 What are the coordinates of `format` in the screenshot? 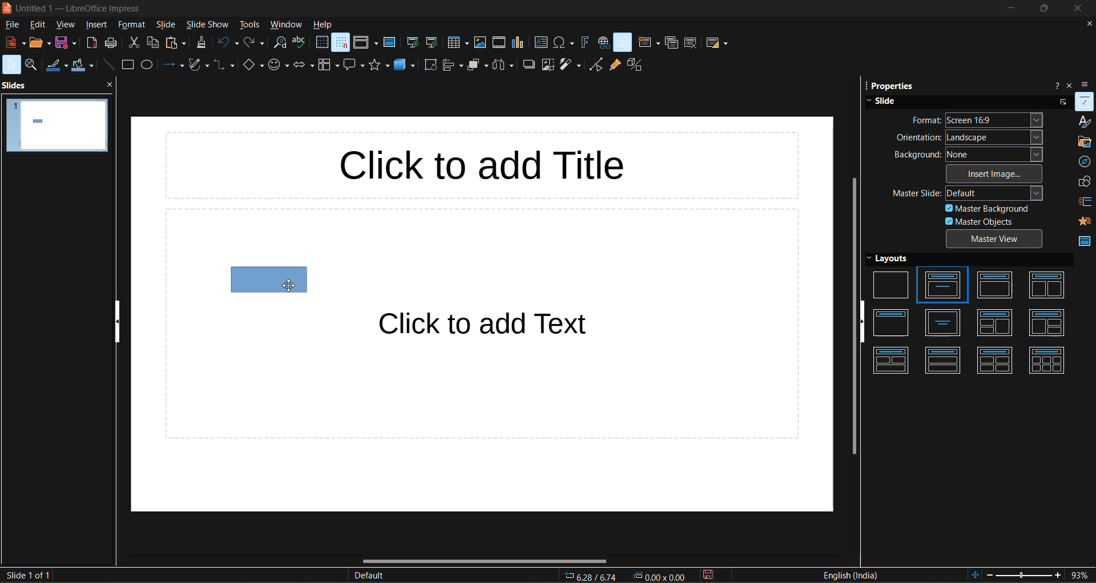 It's located at (981, 119).